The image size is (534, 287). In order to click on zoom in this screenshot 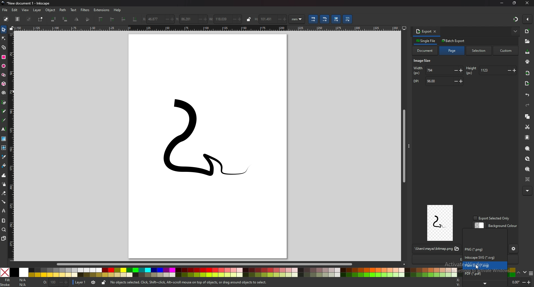, I will do `click(4, 230)`.